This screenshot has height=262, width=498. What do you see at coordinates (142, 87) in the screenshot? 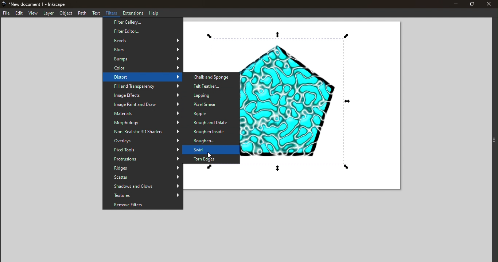
I see `Fill and Transparency` at bounding box center [142, 87].